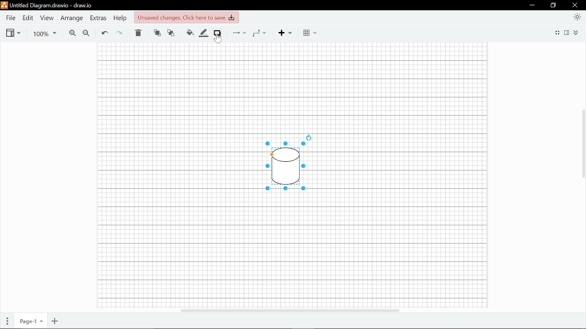 The height and width of the screenshot is (329, 586). What do you see at coordinates (7, 320) in the screenshot?
I see `Pages` at bounding box center [7, 320].